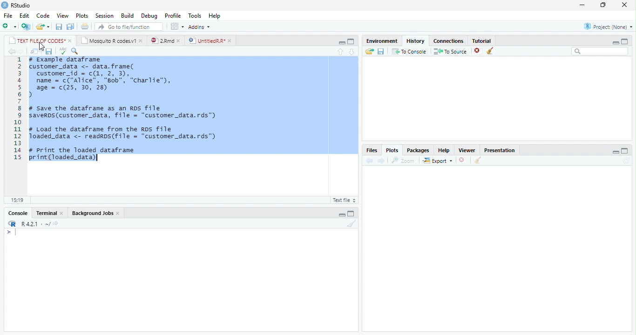  Describe the element at coordinates (70, 27) in the screenshot. I see `save all` at that location.